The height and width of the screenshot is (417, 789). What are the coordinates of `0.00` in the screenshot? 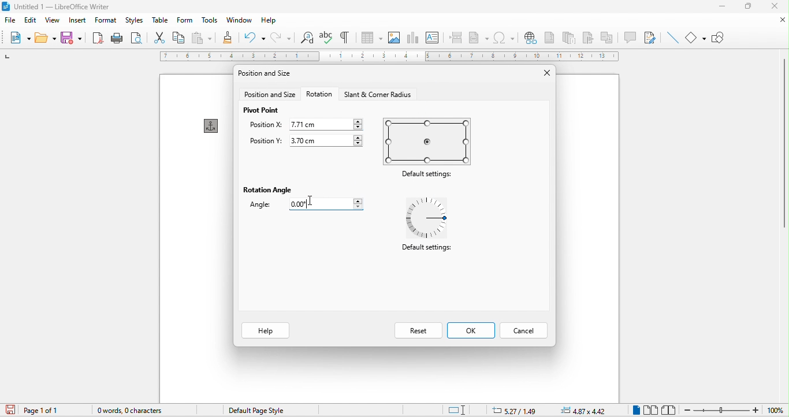 It's located at (329, 205).